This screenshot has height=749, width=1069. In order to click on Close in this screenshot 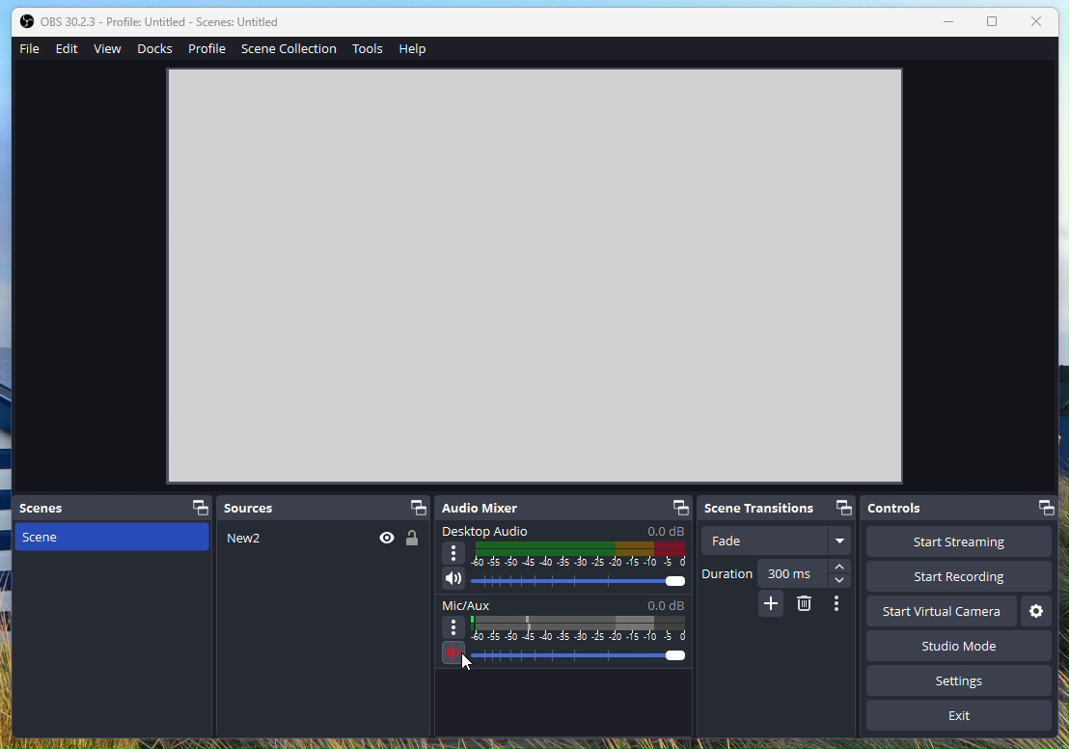, I will do `click(1037, 23)`.